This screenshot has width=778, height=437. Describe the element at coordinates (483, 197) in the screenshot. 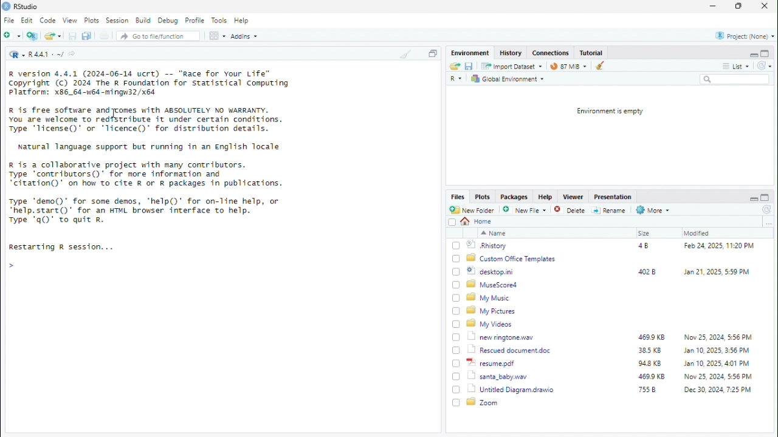

I see `Plots` at that location.